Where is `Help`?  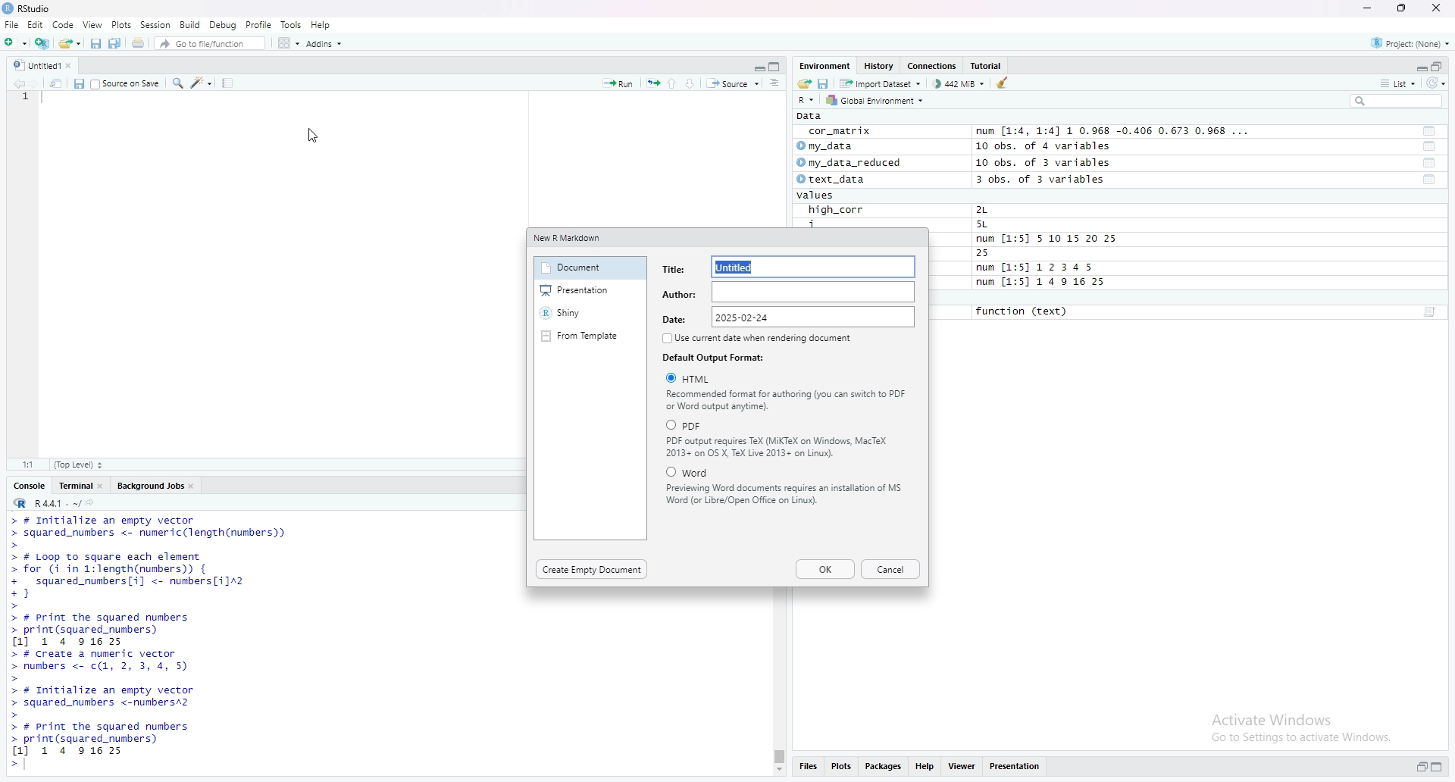 Help is located at coordinates (927, 768).